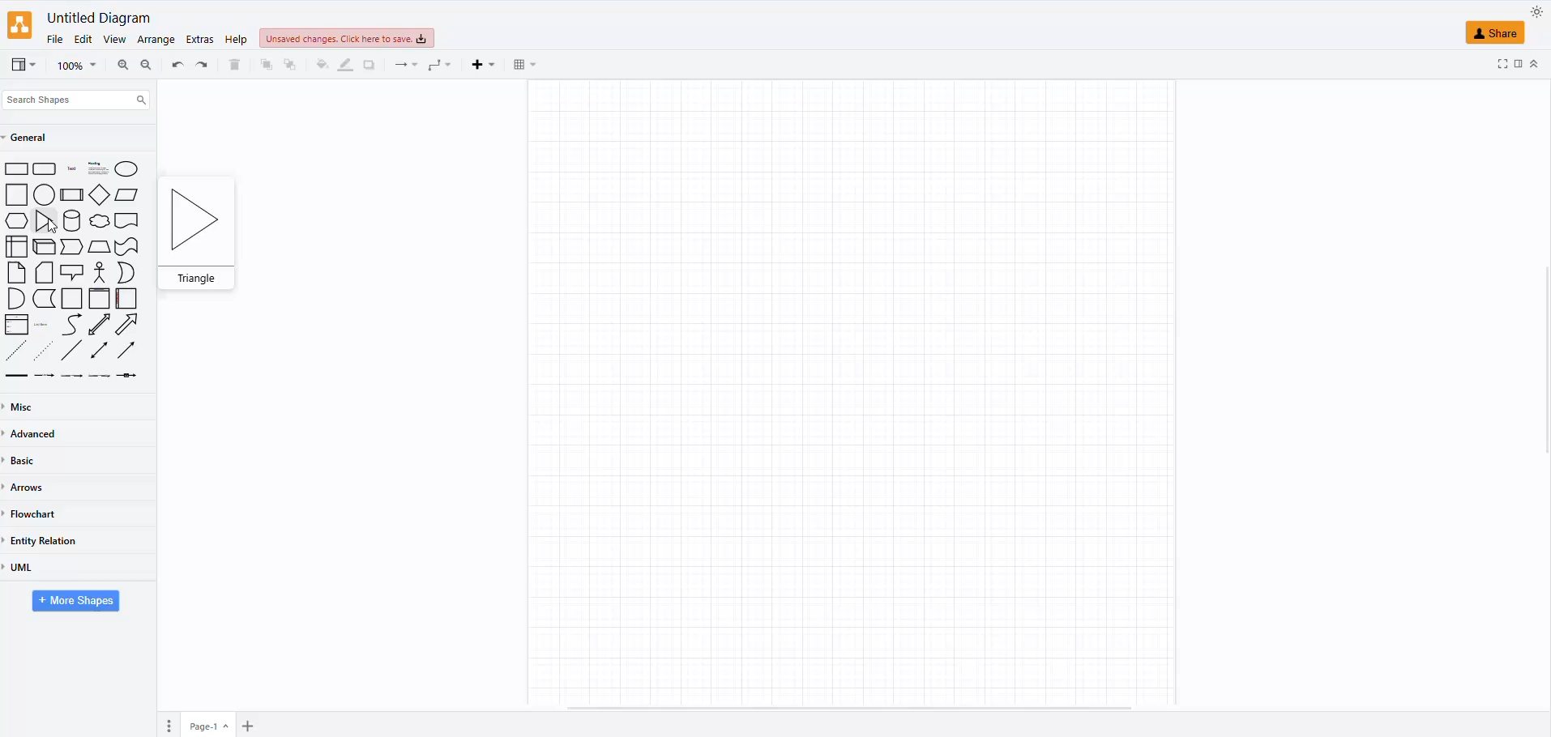 The width and height of the screenshot is (1551, 737). Describe the element at coordinates (100, 221) in the screenshot. I see `Chat Bubble` at that location.